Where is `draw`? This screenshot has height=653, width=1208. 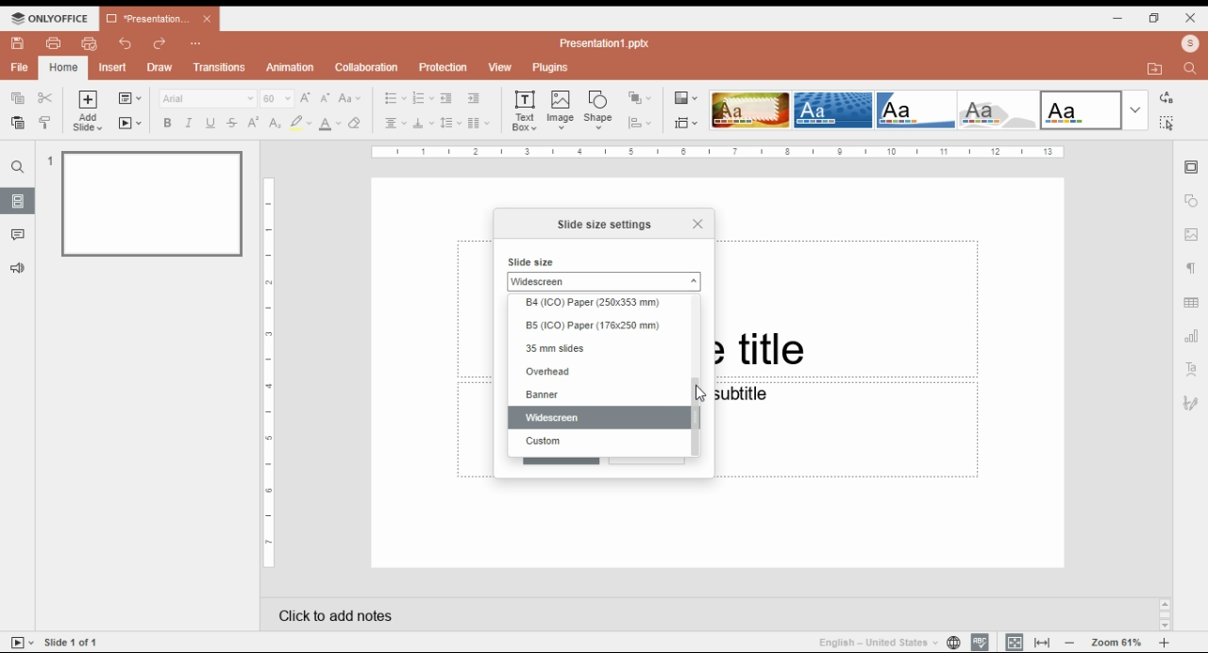
draw is located at coordinates (161, 67).